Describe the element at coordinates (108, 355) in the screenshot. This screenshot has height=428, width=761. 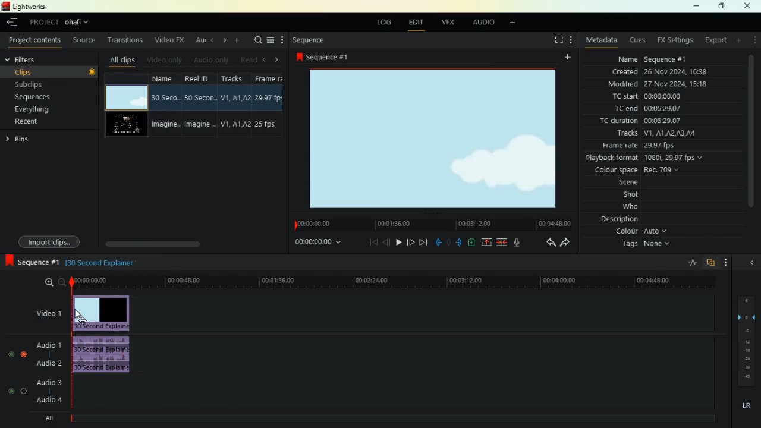
I see `audio` at that location.